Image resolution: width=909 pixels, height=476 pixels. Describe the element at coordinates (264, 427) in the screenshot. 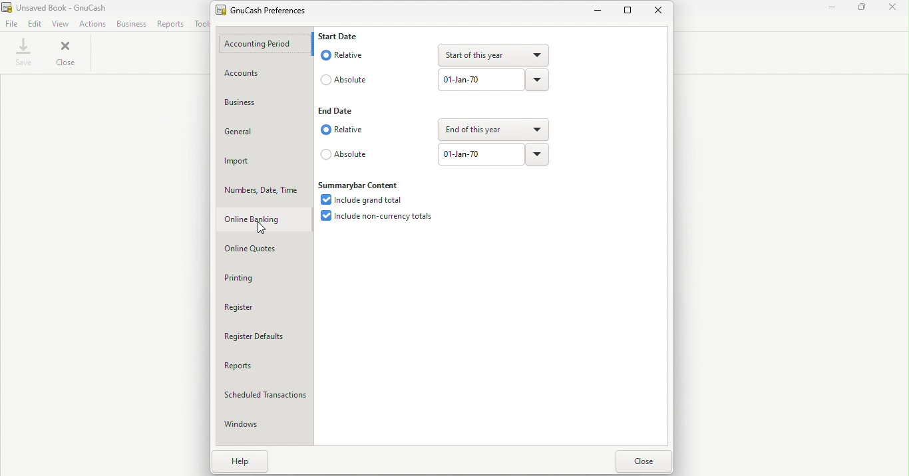

I see `Windows` at that location.